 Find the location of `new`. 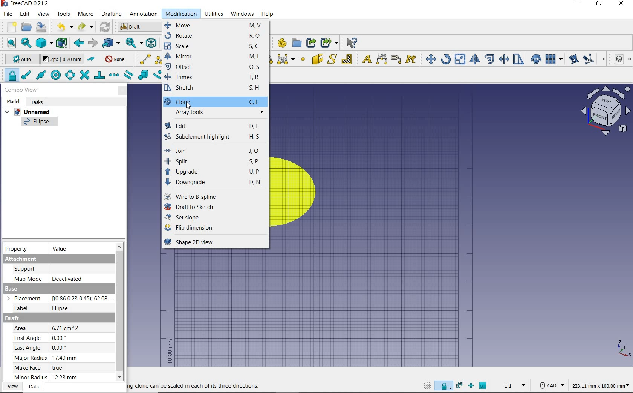

new is located at coordinates (9, 27).